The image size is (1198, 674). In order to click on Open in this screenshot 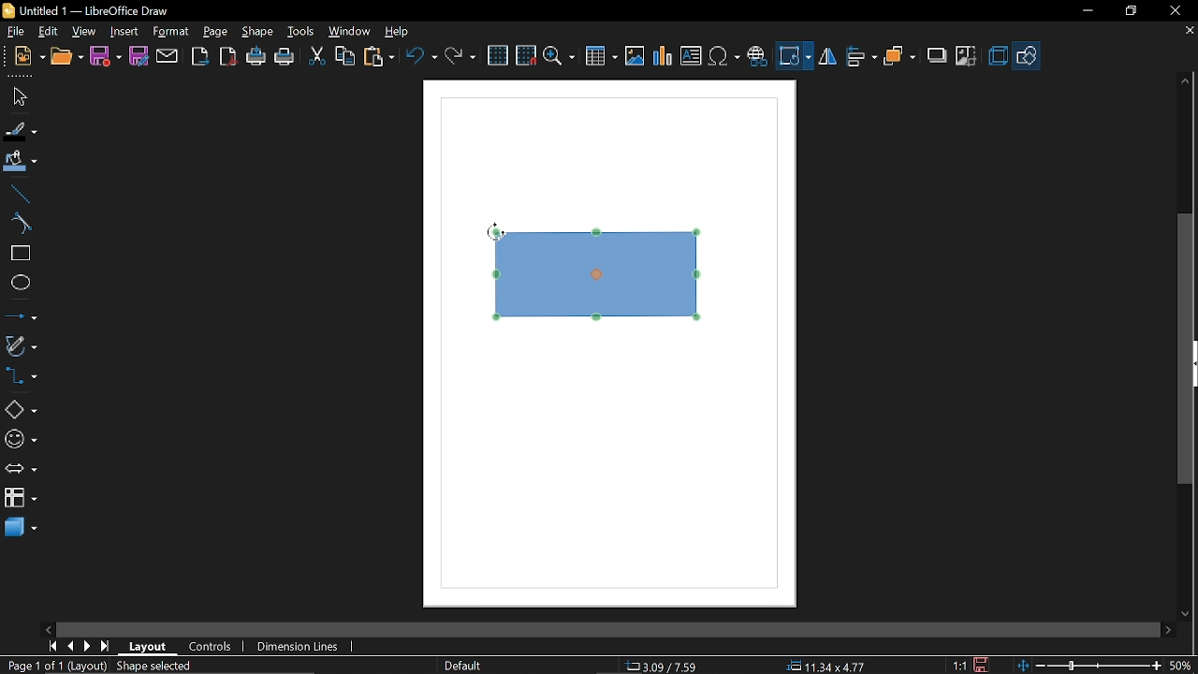, I will do `click(66, 57)`.